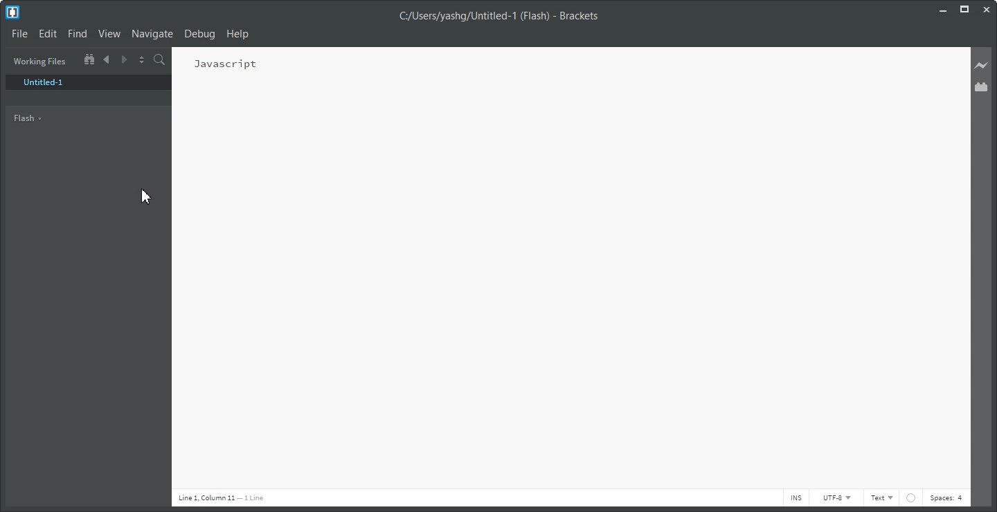 The width and height of the screenshot is (997, 512). I want to click on File, so click(20, 34).